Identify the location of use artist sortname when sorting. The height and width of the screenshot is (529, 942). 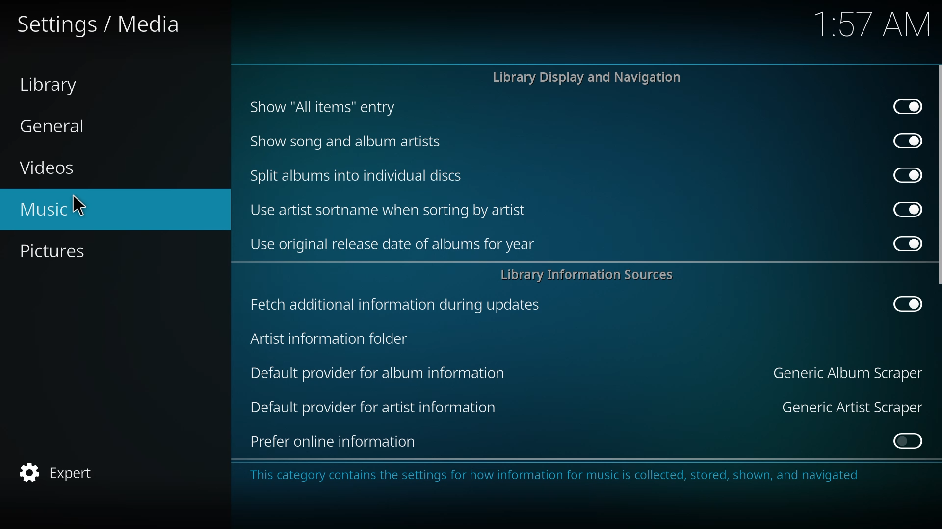
(391, 210).